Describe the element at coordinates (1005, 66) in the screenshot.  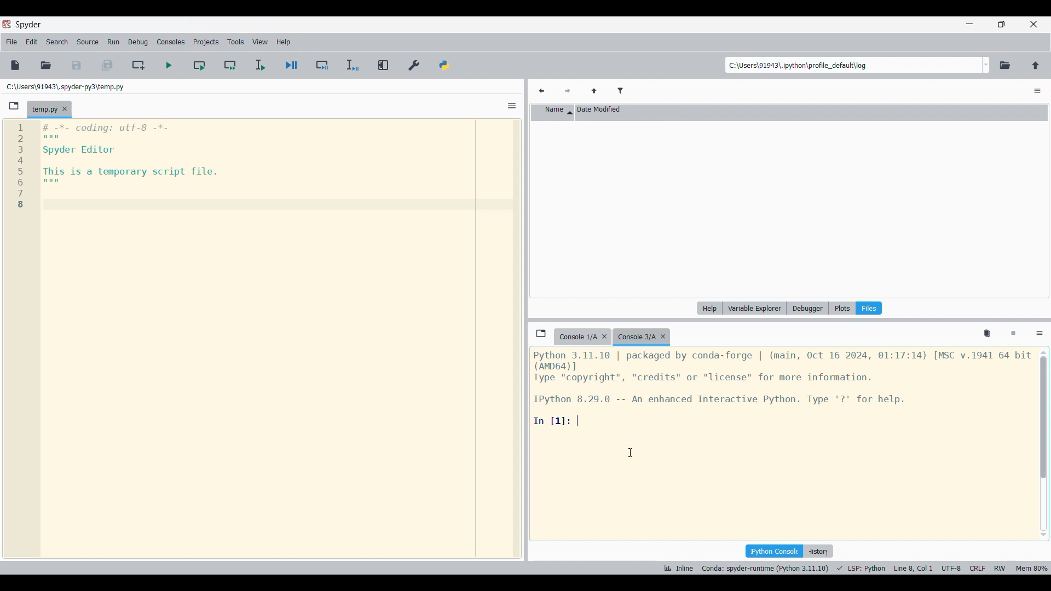
I see `Browse working directory` at that location.